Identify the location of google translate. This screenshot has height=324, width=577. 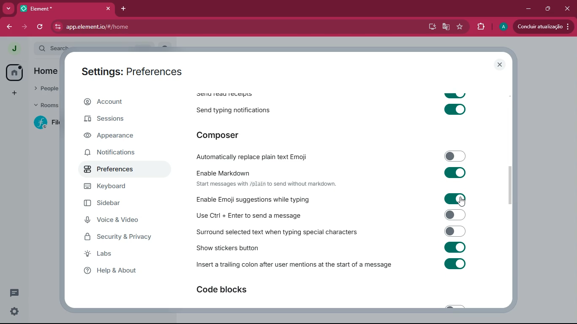
(445, 27).